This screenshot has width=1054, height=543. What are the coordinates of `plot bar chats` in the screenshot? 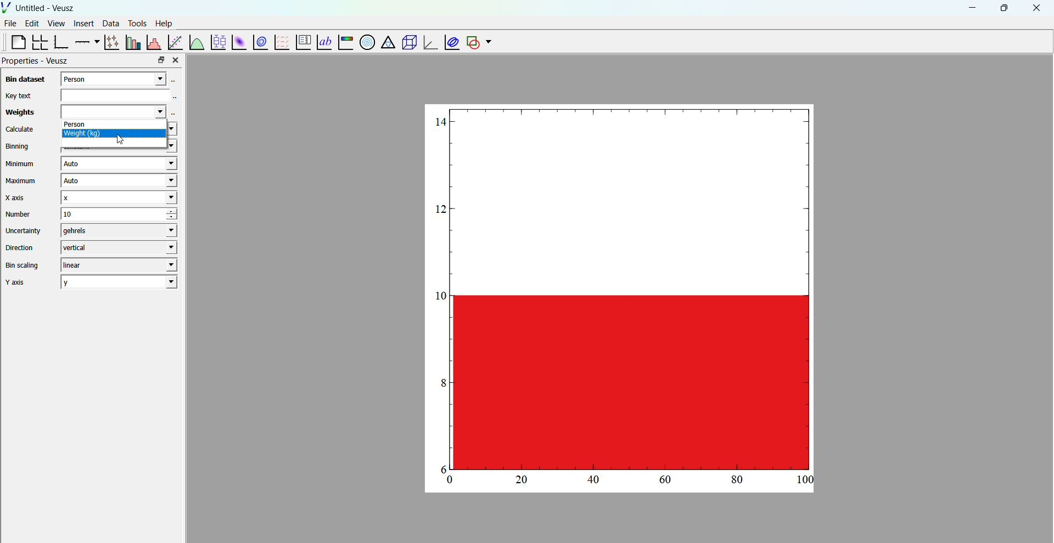 It's located at (132, 42).